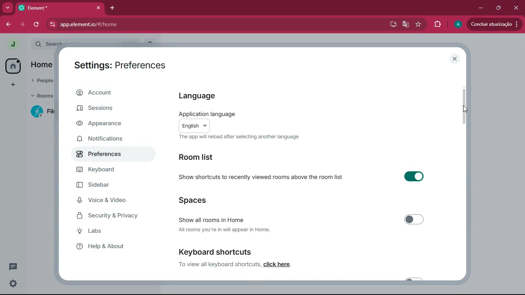  What do you see at coordinates (278, 264) in the screenshot?
I see `click here.` at bounding box center [278, 264].